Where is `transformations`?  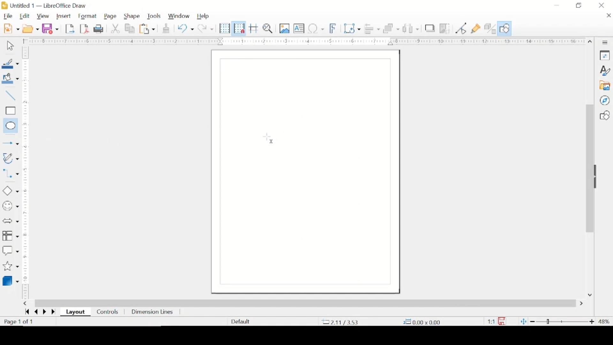 transformations is located at coordinates (352, 28).